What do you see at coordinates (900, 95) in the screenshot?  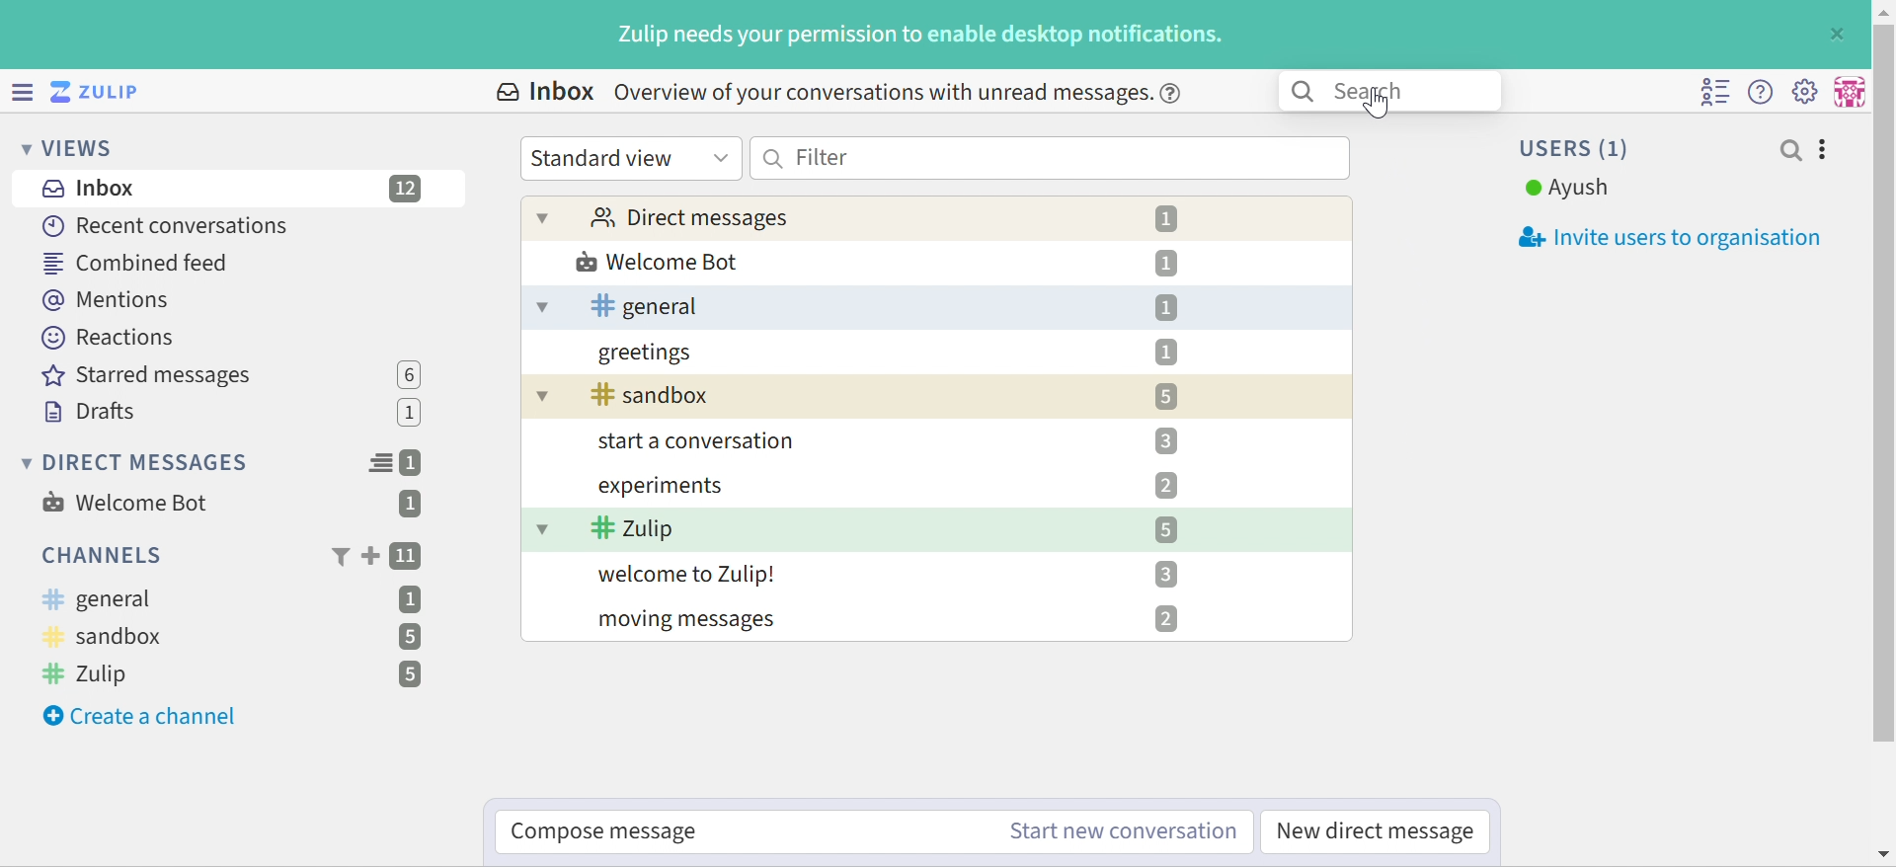 I see `Overview of your conversations wit unread messages.` at bounding box center [900, 95].